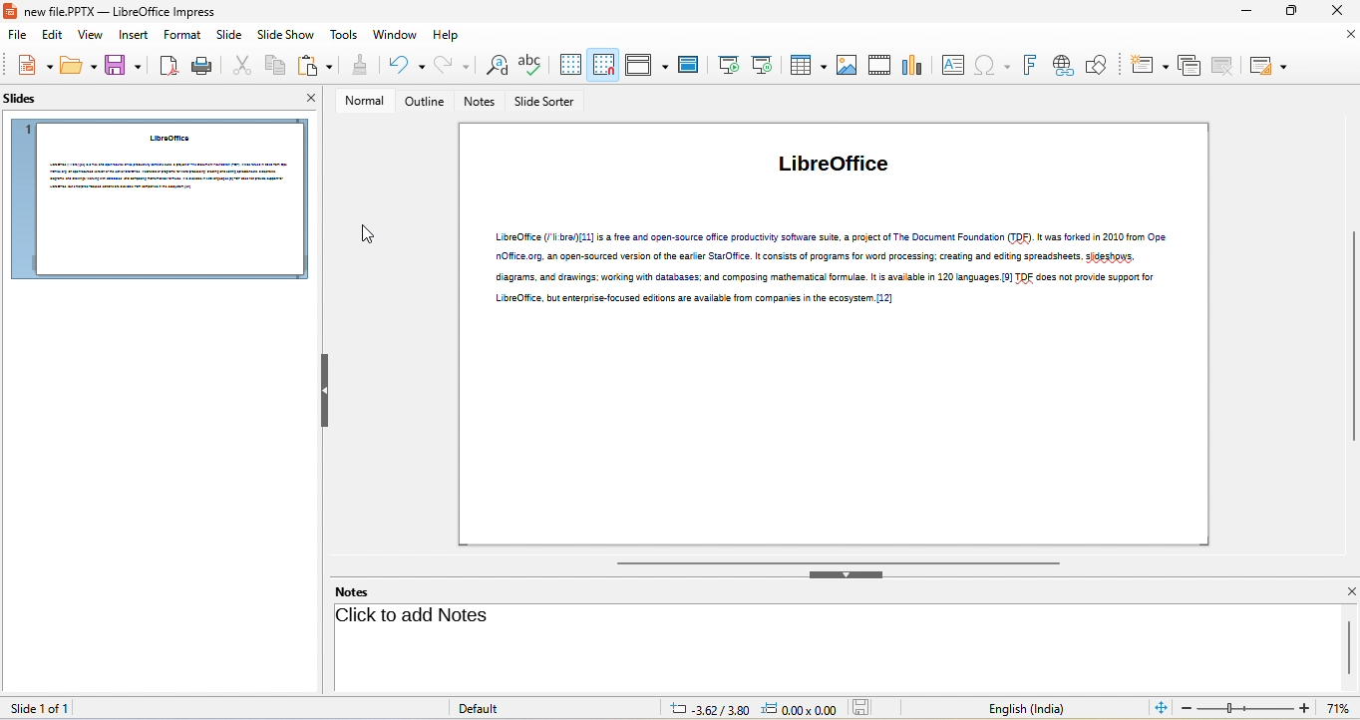 The width and height of the screenshot is (1360, 720). Describe the element at coordinates (830, 236) in the screenshot. I see `LibreOffice (li braV)[11] is a free and open-source office productivity software suite, a project of The Document Foundation (TDF). It was forked in 2010 from Ope` at that location.